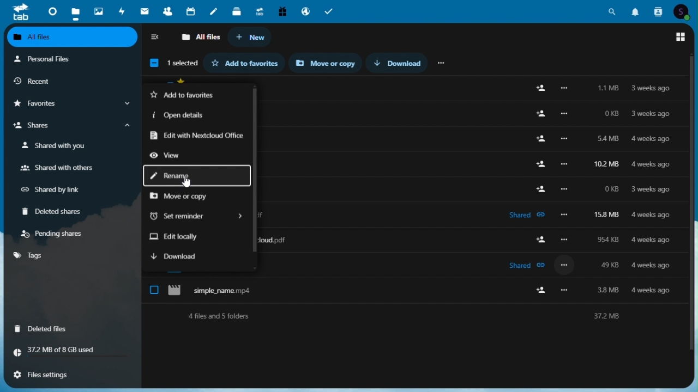 The image size is (698, 392). Describe the element at coordinates (681, 37) in the screenshot. I see `switch to grid view` at that location.